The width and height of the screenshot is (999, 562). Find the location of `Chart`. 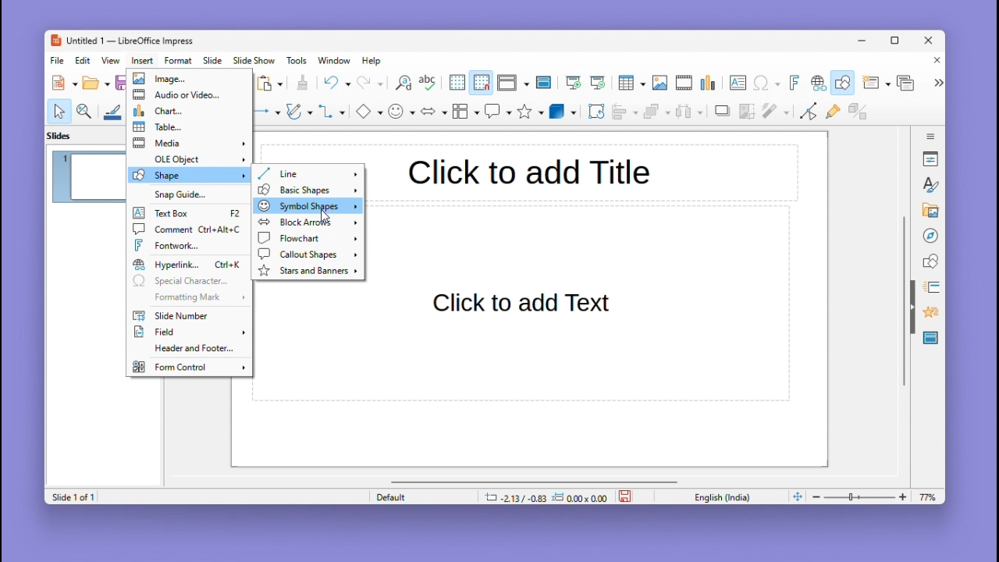

Chart is located at coordinates (188, 110).